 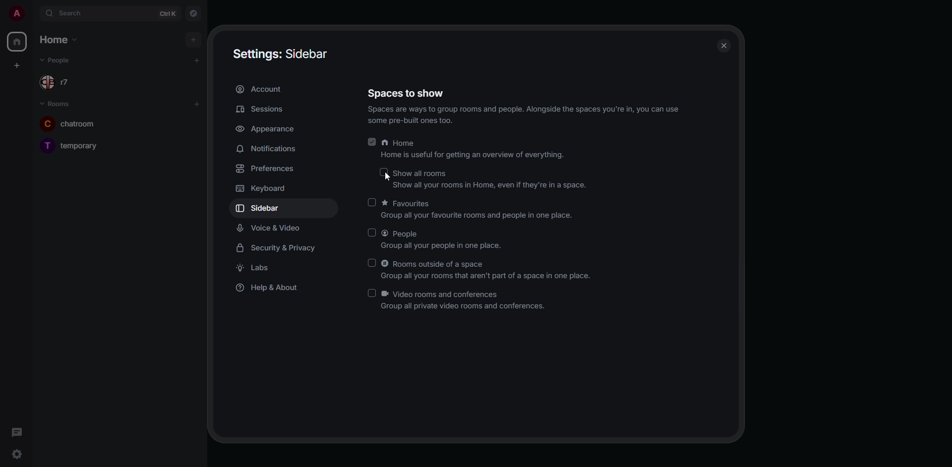 What do you see at coordinates (382, 172) in the screenshot?
I see `click to enable` at bounding box center [382, 172].